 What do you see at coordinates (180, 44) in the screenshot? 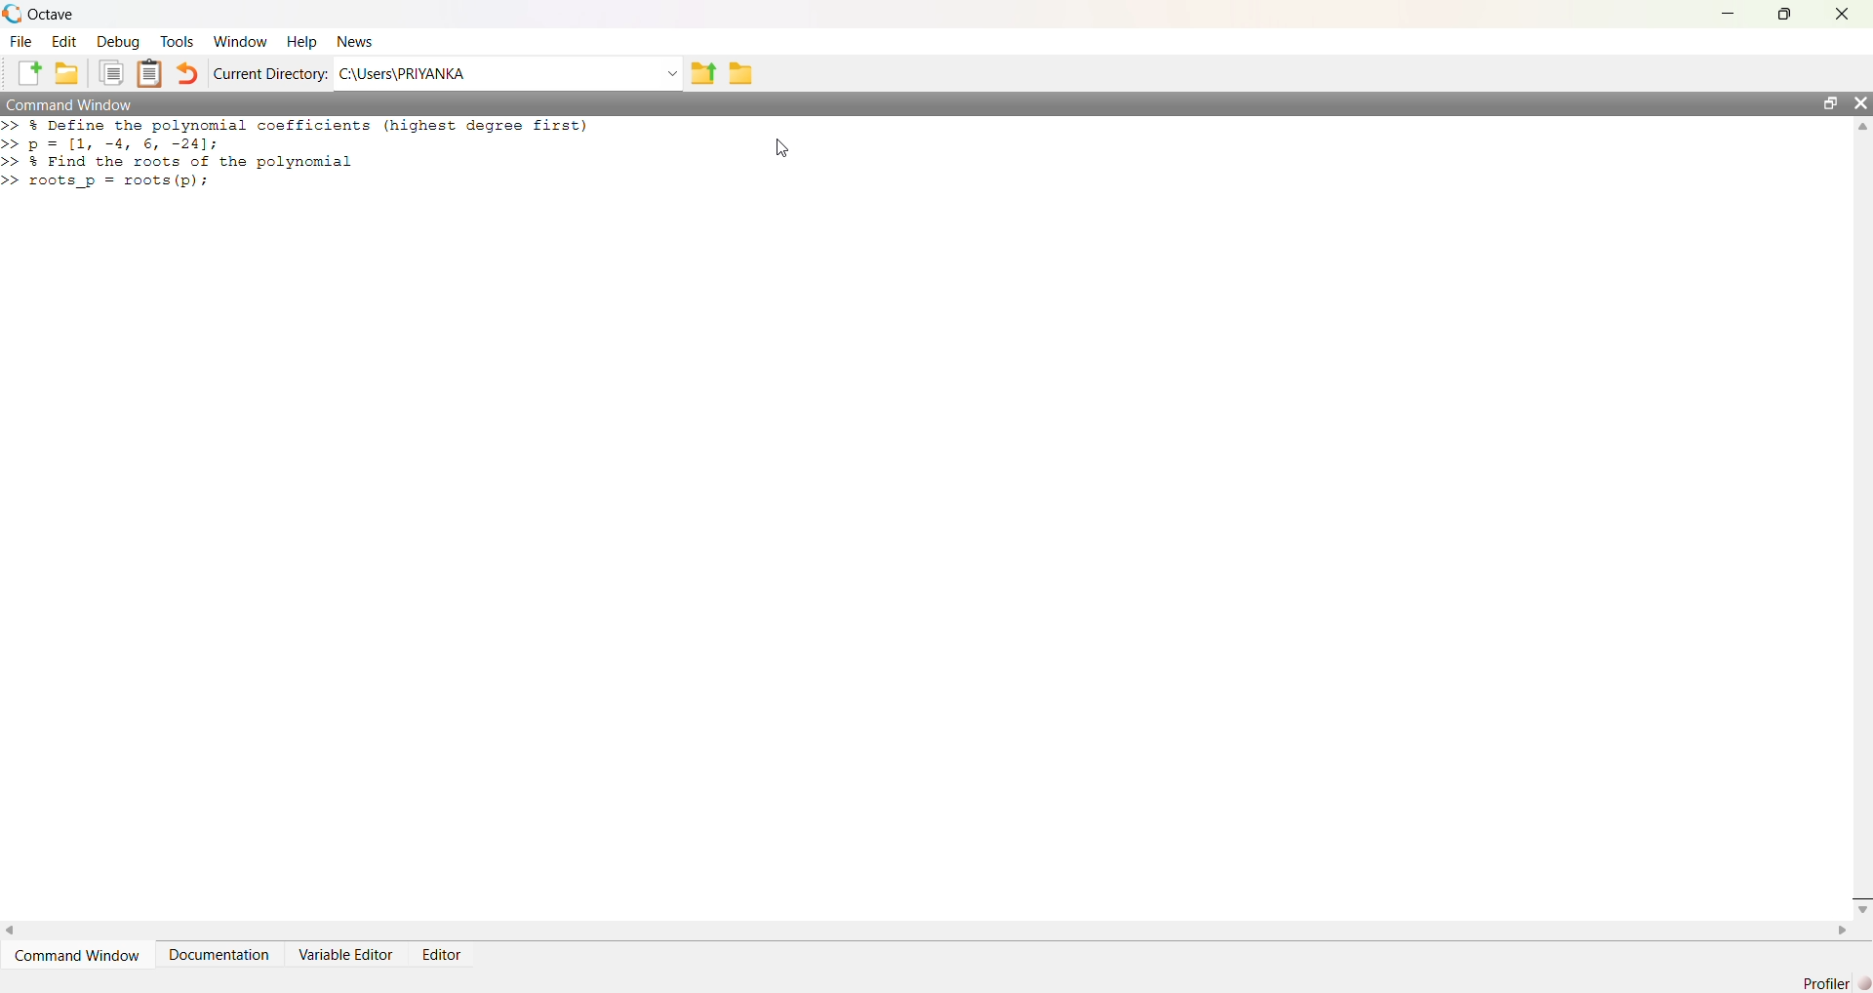
I see `Tools` at bounding box center [180, 44].